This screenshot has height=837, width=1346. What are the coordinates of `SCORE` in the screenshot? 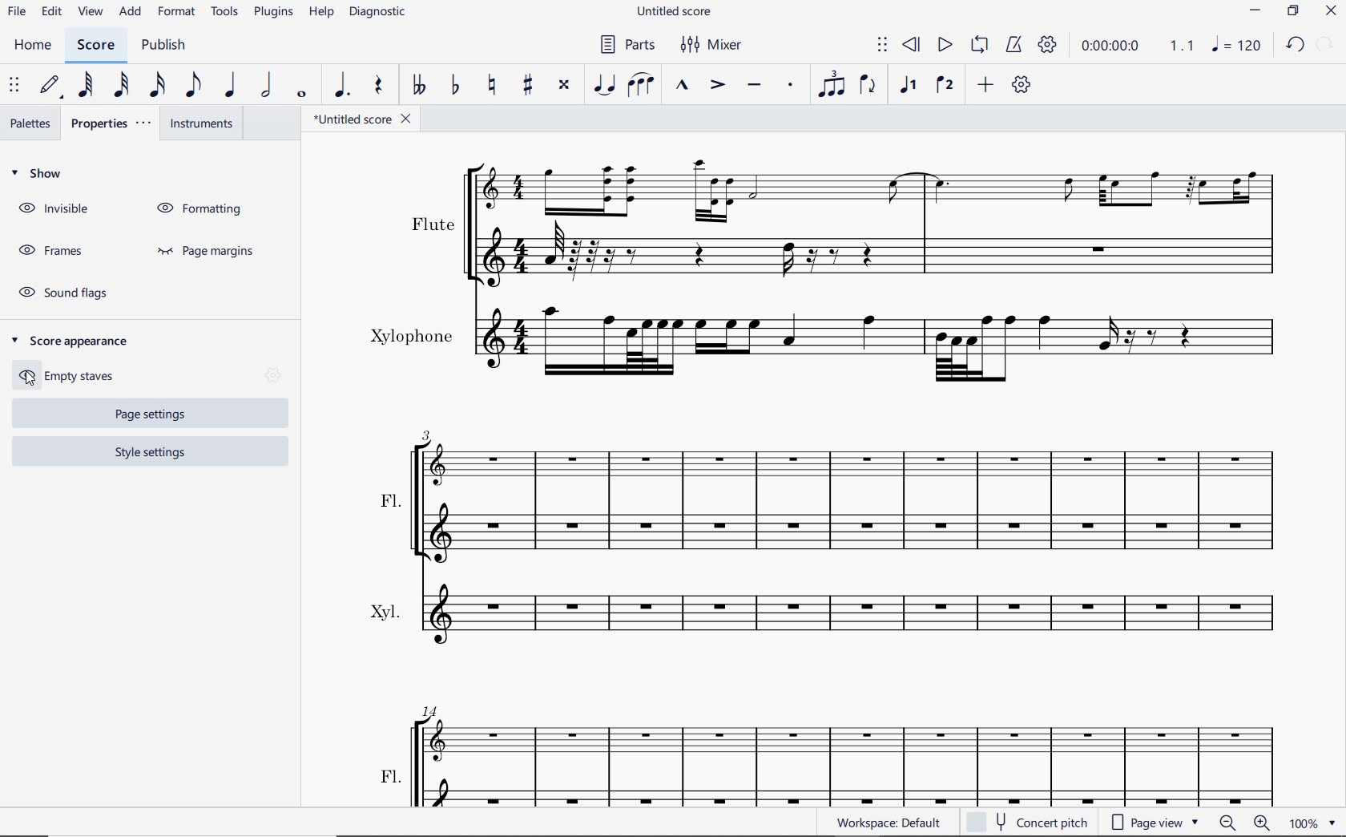 It's located at (95, 45).